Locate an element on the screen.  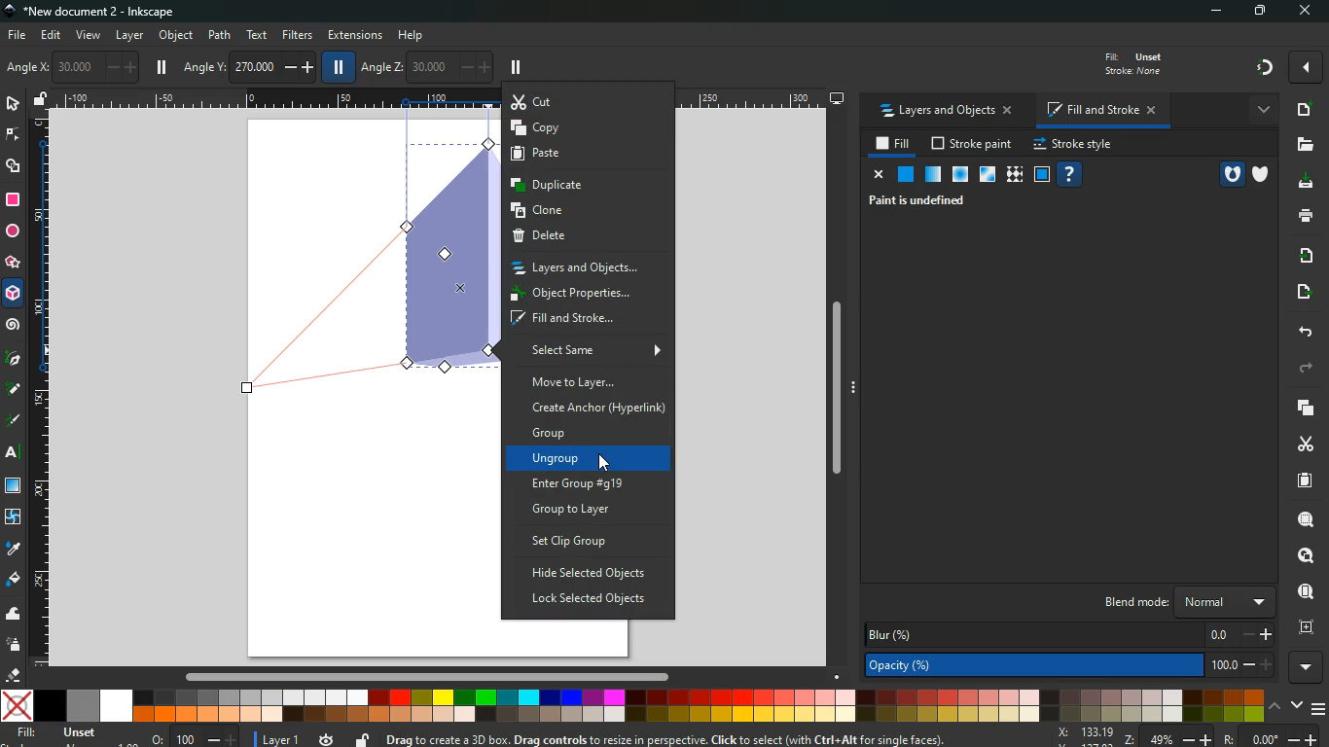
help is located at coordinates (417, 35).